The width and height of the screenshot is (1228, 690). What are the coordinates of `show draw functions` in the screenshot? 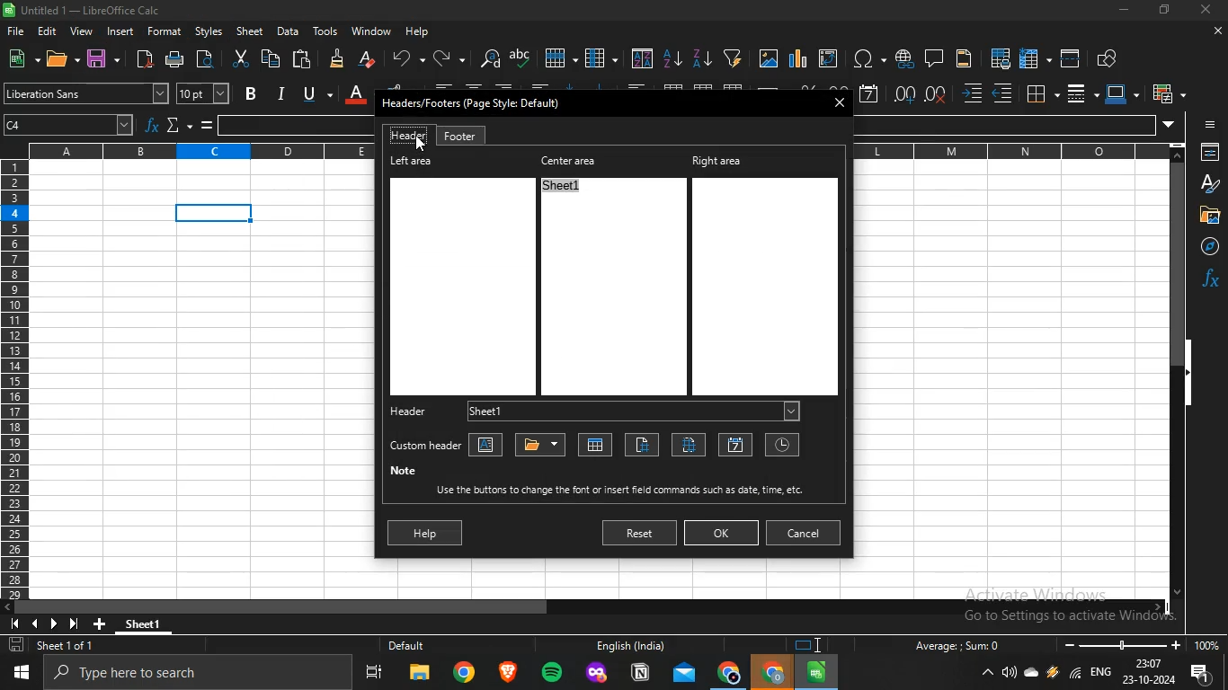 It's located at (1108, 57).